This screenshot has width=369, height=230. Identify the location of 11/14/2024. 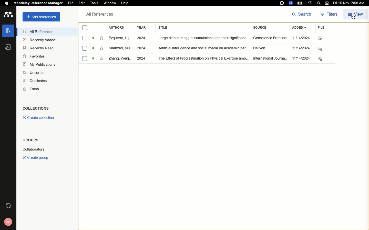
(302, 38).